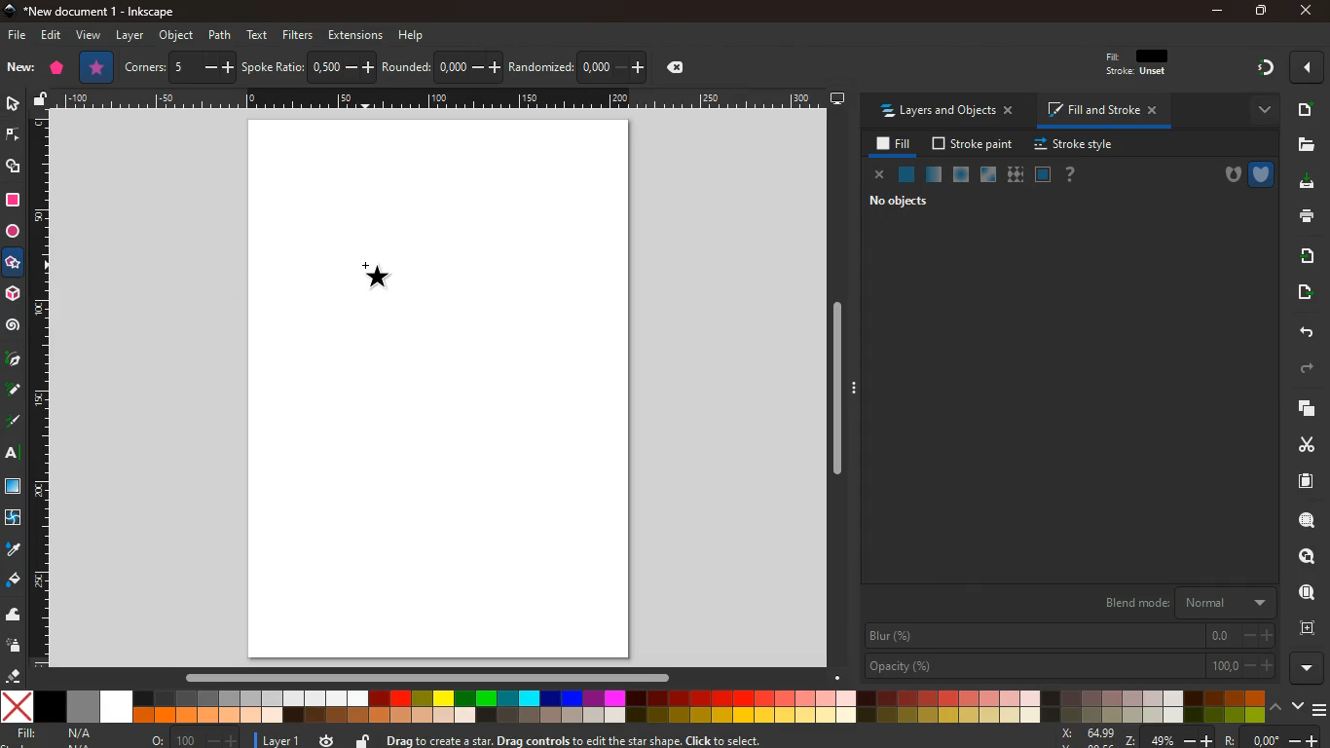 The image size is (1330, 748). I want to click on spoke ratio, so click(309, 66).